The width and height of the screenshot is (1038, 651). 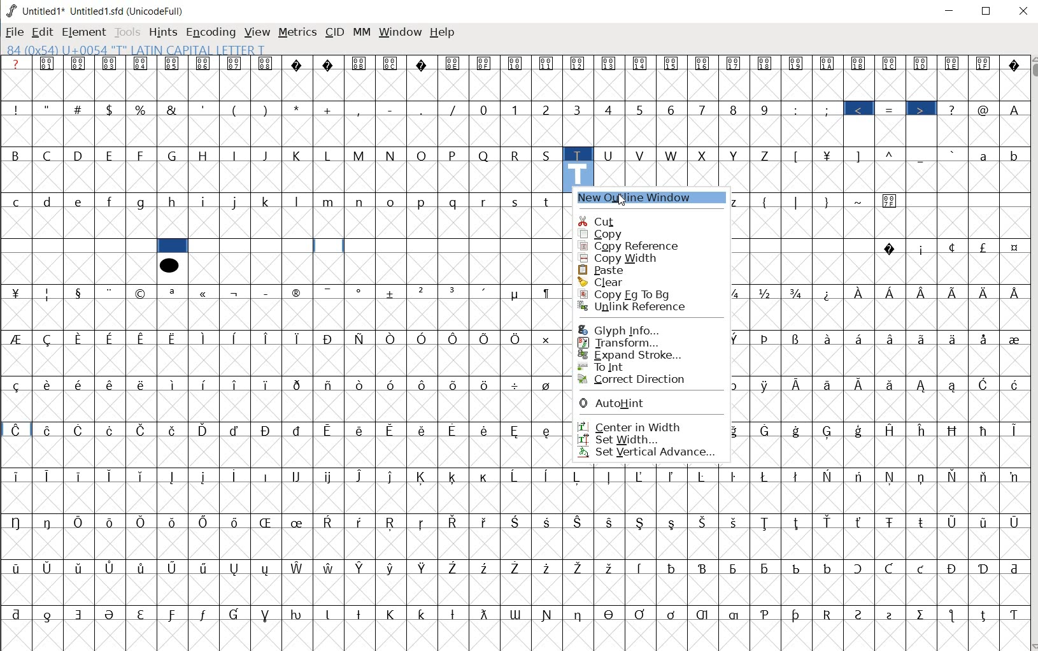 What do you see at coordinates (548, 292) in the screenshot?
I see `Symbol` at bounding box center [548, 292].